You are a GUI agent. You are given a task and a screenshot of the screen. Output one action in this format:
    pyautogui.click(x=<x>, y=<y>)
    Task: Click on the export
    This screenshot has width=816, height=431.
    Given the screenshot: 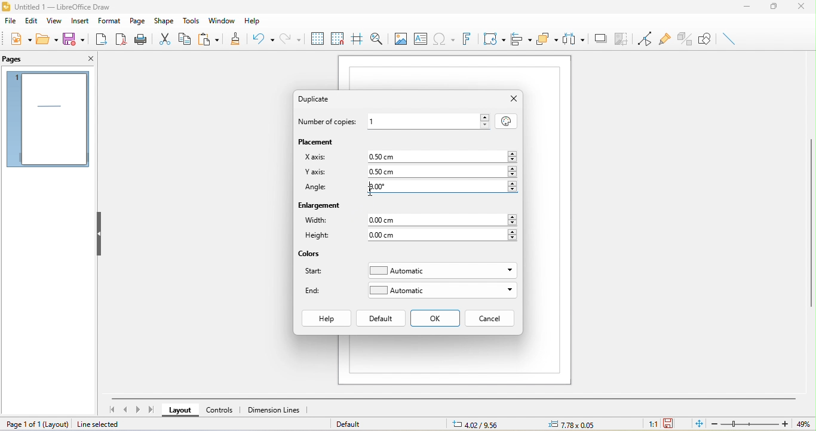 What is the action you would take?
    pyautogui.click(x=103, y=41)
    